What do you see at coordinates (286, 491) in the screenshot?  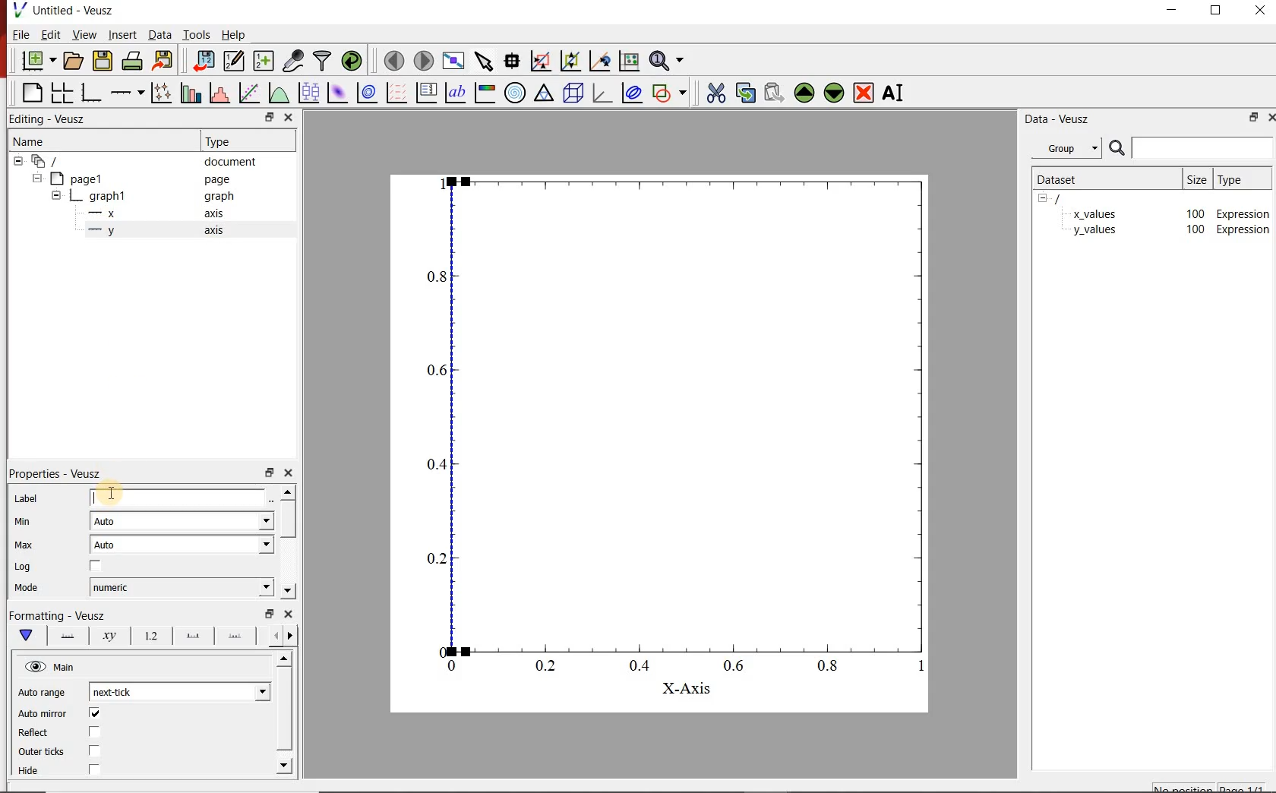 I see `move up` at bounding box center [286, 491].